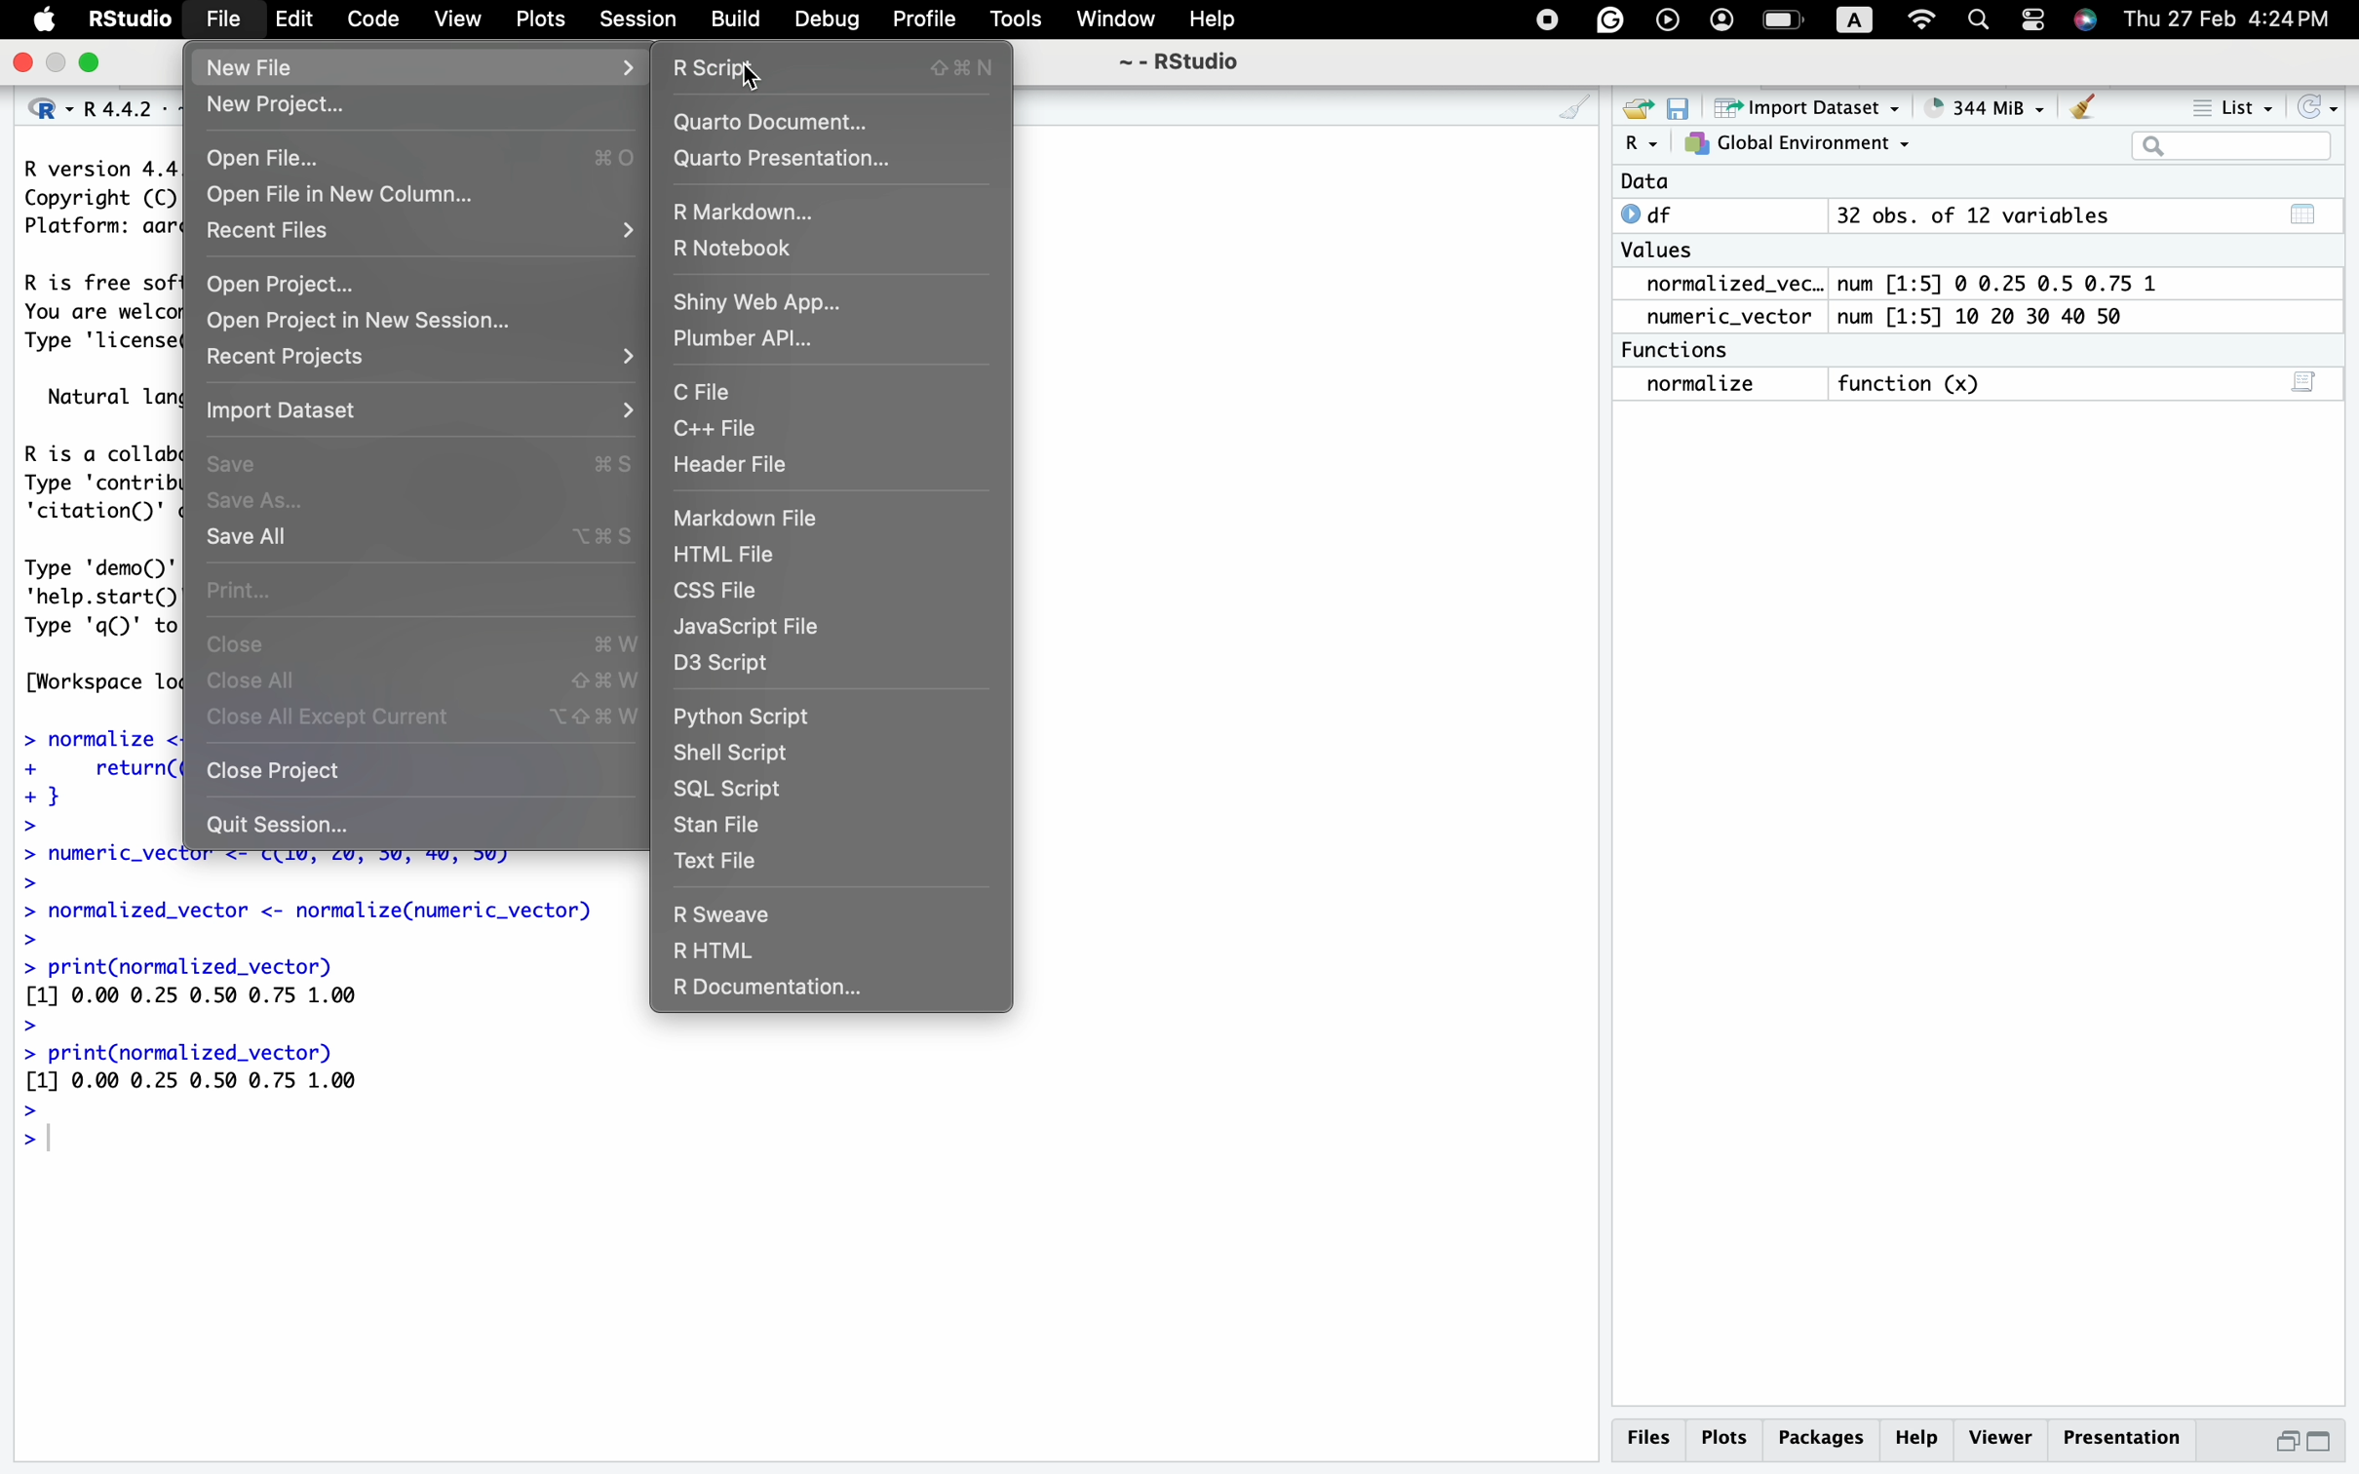  Describe the element at coordinates (715, 431) in the screenshot. I see `C++ File` at that location.